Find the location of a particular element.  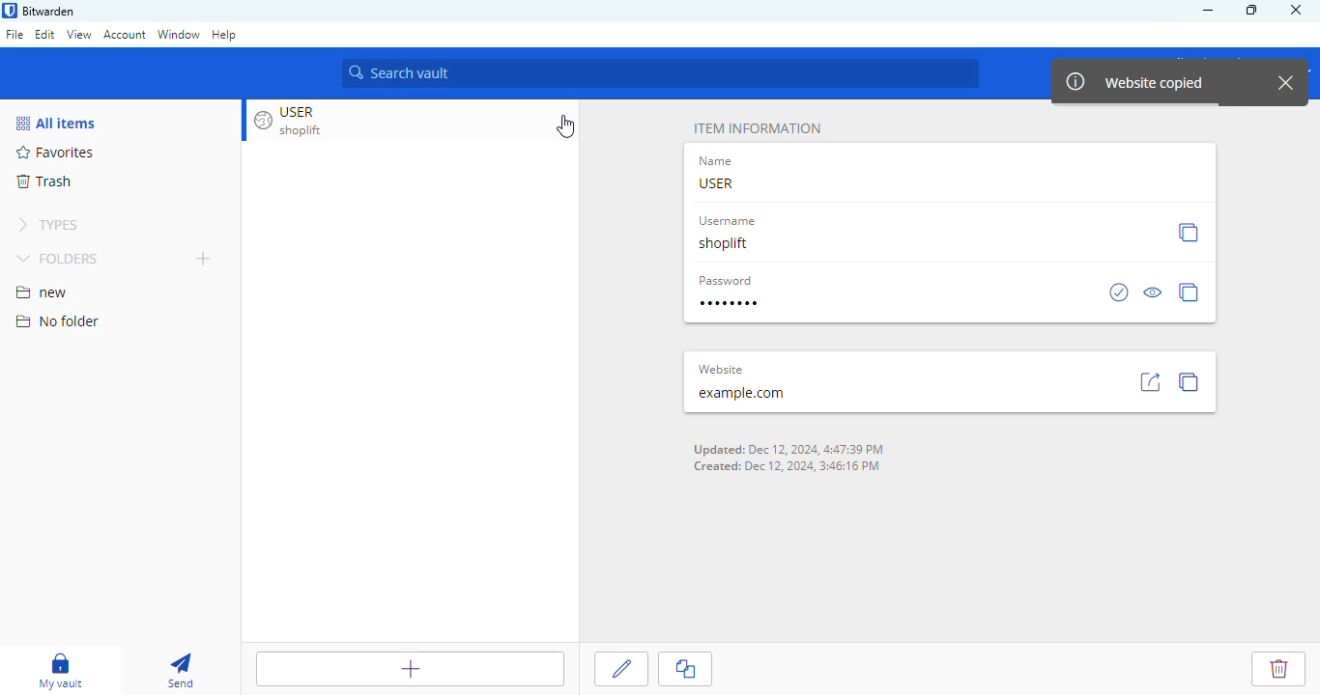

all items is located at coordinates (56, 123).